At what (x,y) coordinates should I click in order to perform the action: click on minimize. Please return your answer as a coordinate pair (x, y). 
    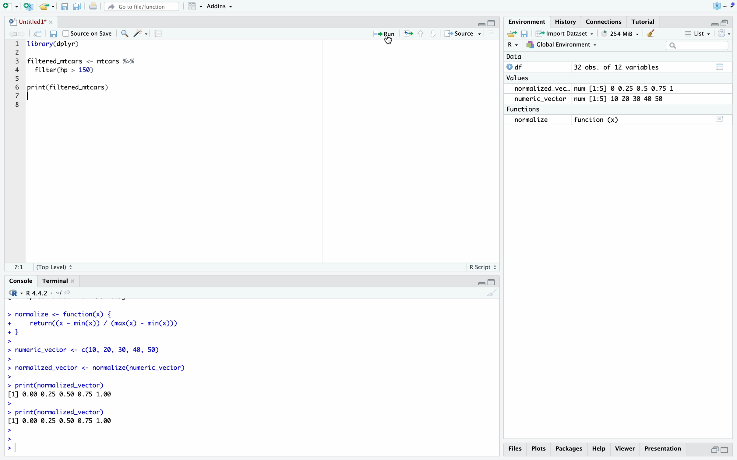
    Looking at the image, I should click on (714, 450).